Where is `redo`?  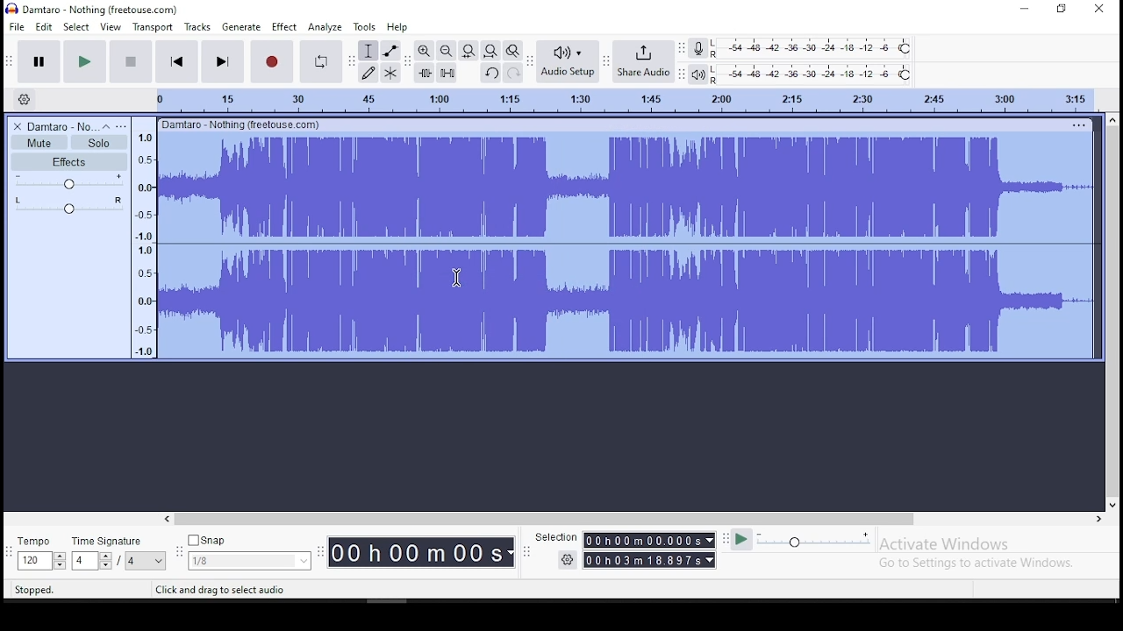 redo is located at coordinates (515, 74).